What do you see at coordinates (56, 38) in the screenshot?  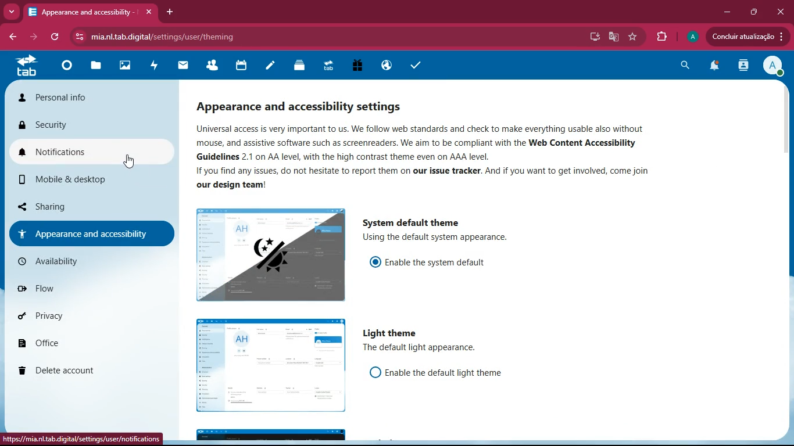 I see `refresh` at bounding box center [56, 38].